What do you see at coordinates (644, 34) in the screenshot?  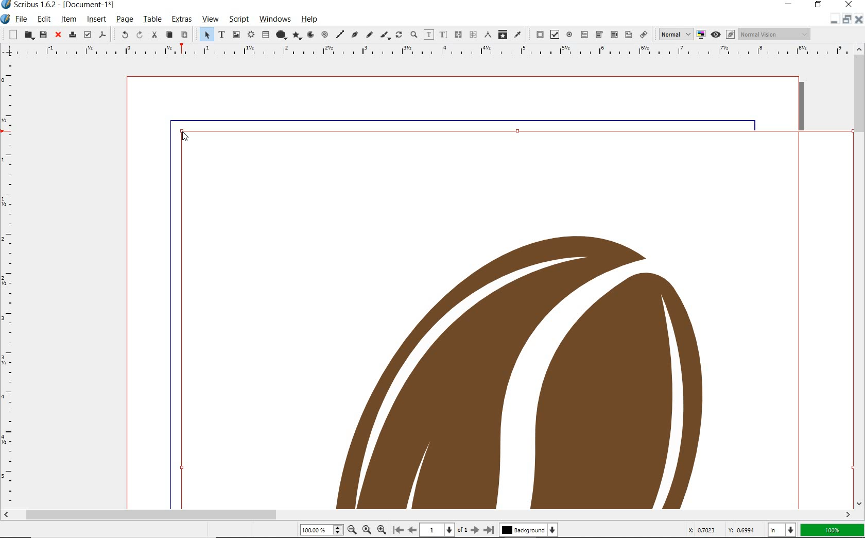 I see `link annotation` at bounding box center [644, 34].